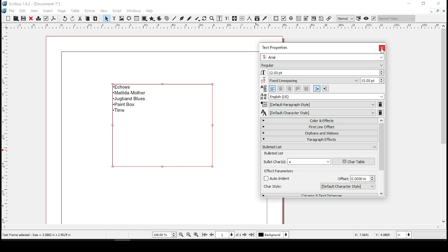  I want to click on last page, so click(252, 234).